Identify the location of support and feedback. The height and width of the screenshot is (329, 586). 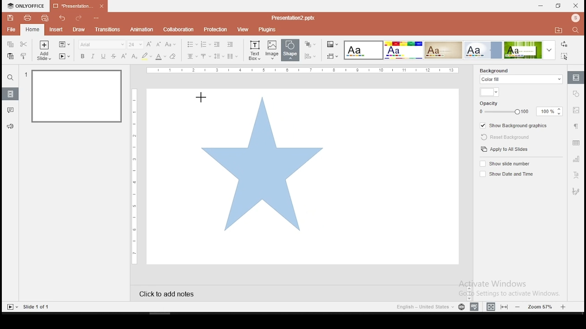
(11, 127).